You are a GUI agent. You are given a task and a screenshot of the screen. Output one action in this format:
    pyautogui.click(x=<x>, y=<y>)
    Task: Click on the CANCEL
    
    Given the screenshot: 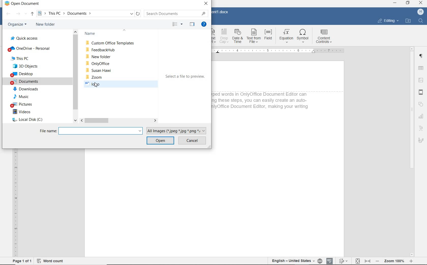 What is the action you would take?
    pyautogui.click(x=192, y=141)
    